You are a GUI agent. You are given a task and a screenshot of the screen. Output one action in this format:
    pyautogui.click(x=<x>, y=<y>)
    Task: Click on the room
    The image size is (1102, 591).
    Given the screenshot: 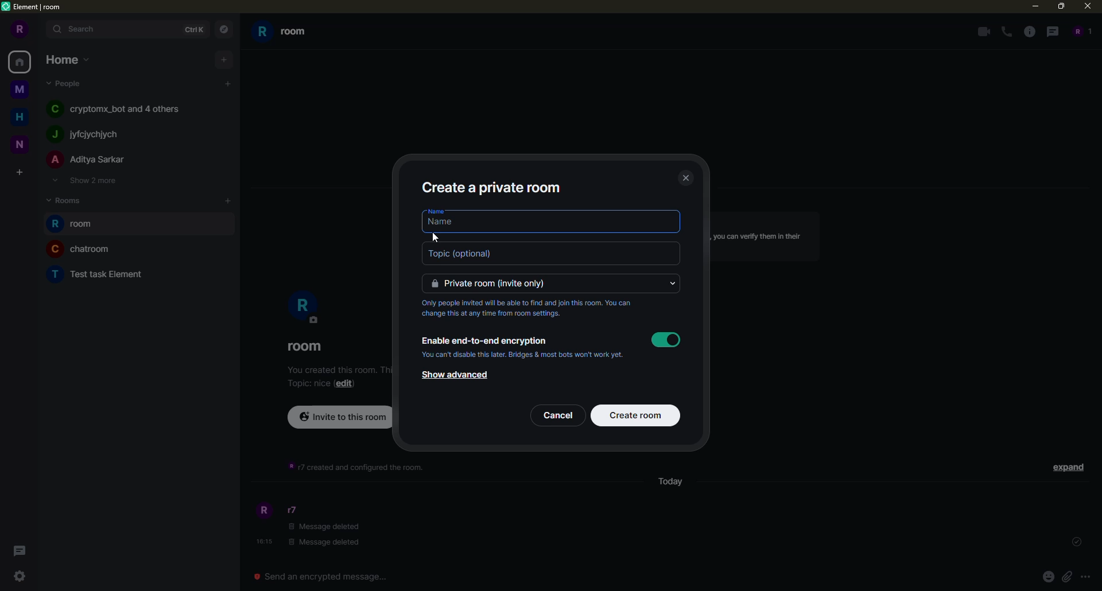 What is the action you would take?
    pyautogui.click(x=86, y=248)
    